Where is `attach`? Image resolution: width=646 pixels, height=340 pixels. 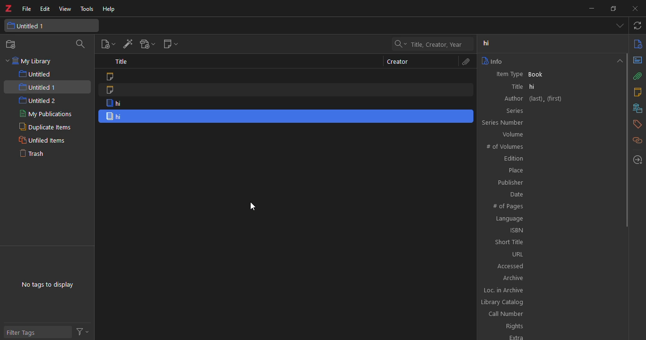
attach is located at coordinates (464, 61).